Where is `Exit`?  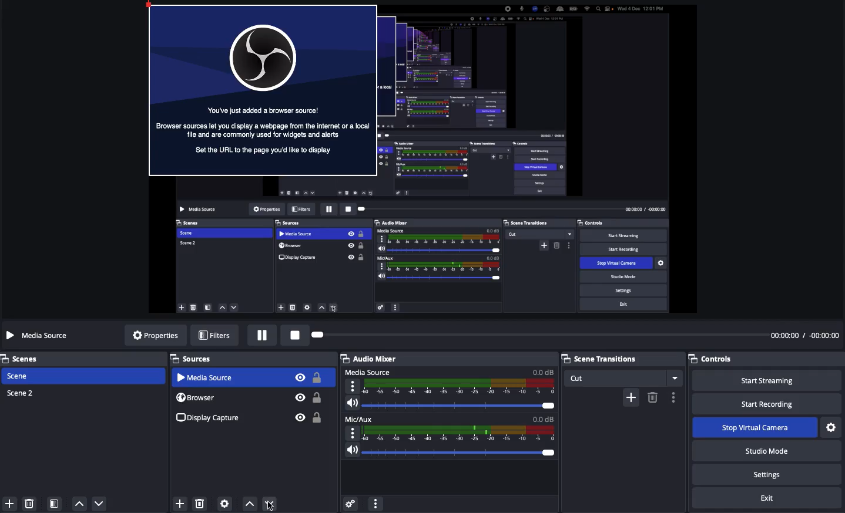
Exit is located at coordinates (770, 498).